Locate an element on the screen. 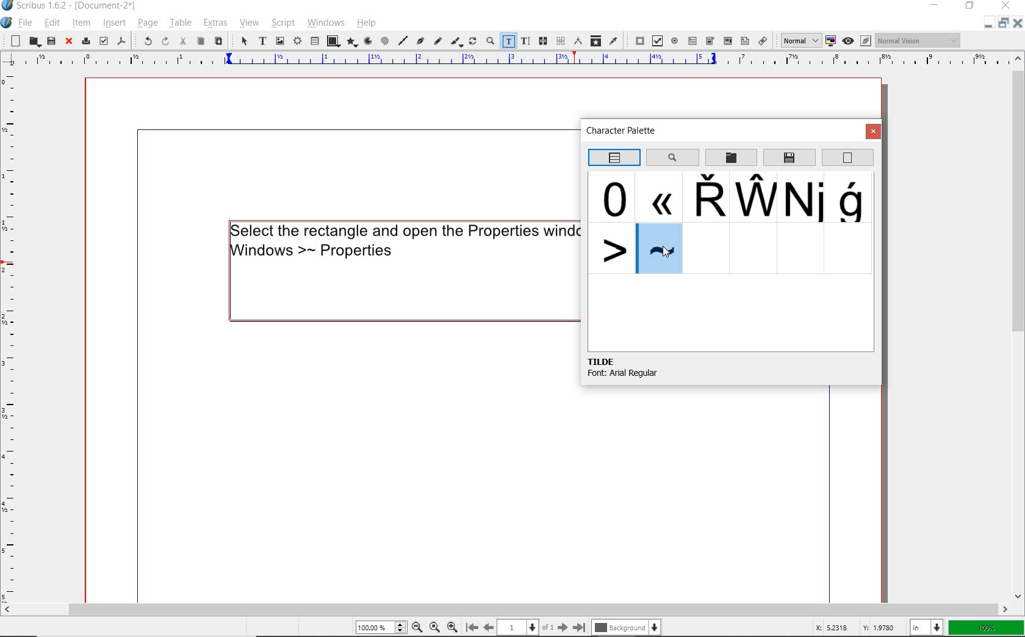  file is located at coordinates (27, 23).